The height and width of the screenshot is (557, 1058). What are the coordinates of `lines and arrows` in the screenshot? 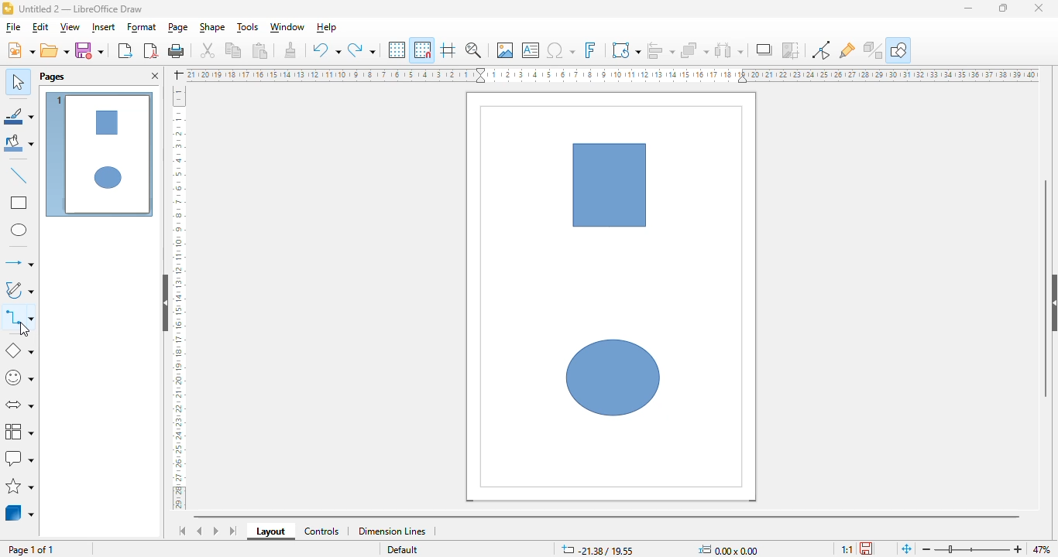 It's located at (19, 262).